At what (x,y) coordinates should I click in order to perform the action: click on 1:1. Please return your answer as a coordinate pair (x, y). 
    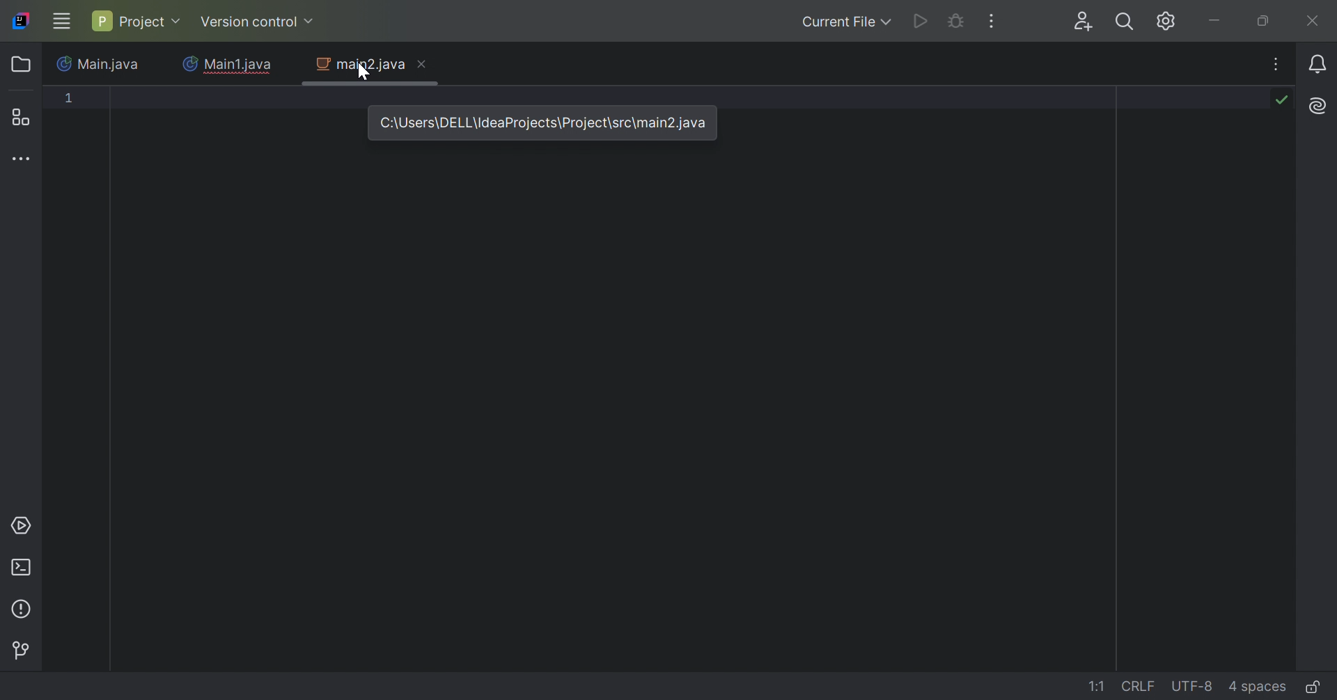
    Looking at the image, I should click on (1098, 687).